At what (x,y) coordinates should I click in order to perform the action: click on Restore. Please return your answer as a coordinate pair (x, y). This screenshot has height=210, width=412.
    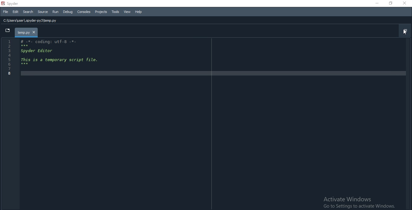
    Looking at the image, I should click on (391, 3).